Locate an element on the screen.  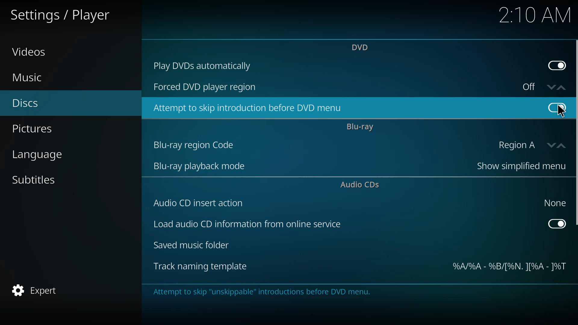
bluray region code is located at coordinates (196, 145).